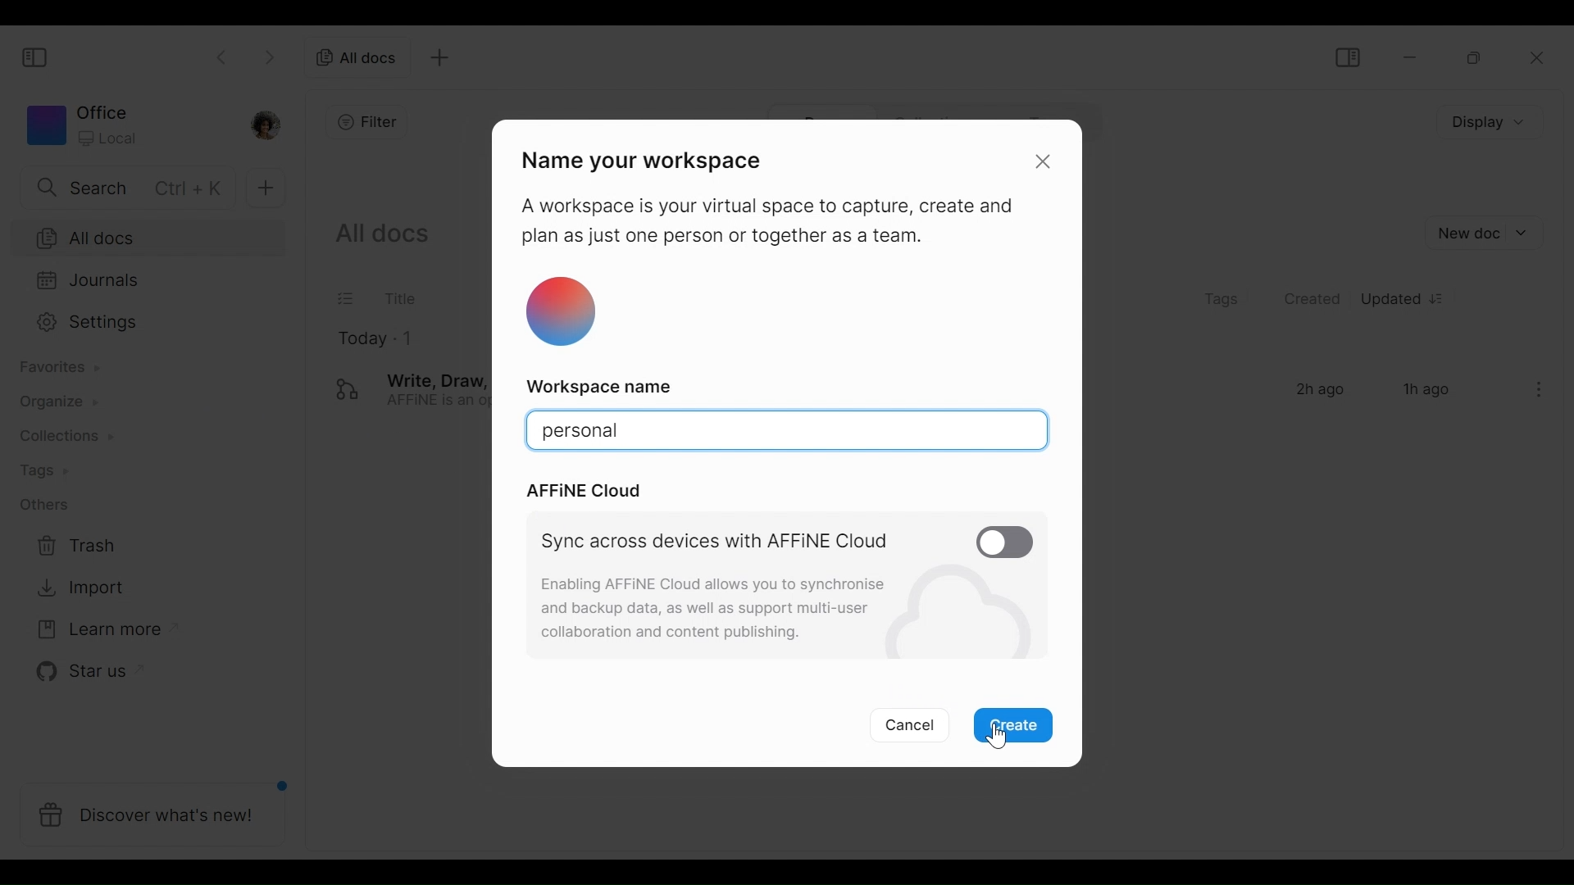  What do you see at coordinates (1536, 57) in the screenshot?
I see `Close` at bounding box center [1536, 57].